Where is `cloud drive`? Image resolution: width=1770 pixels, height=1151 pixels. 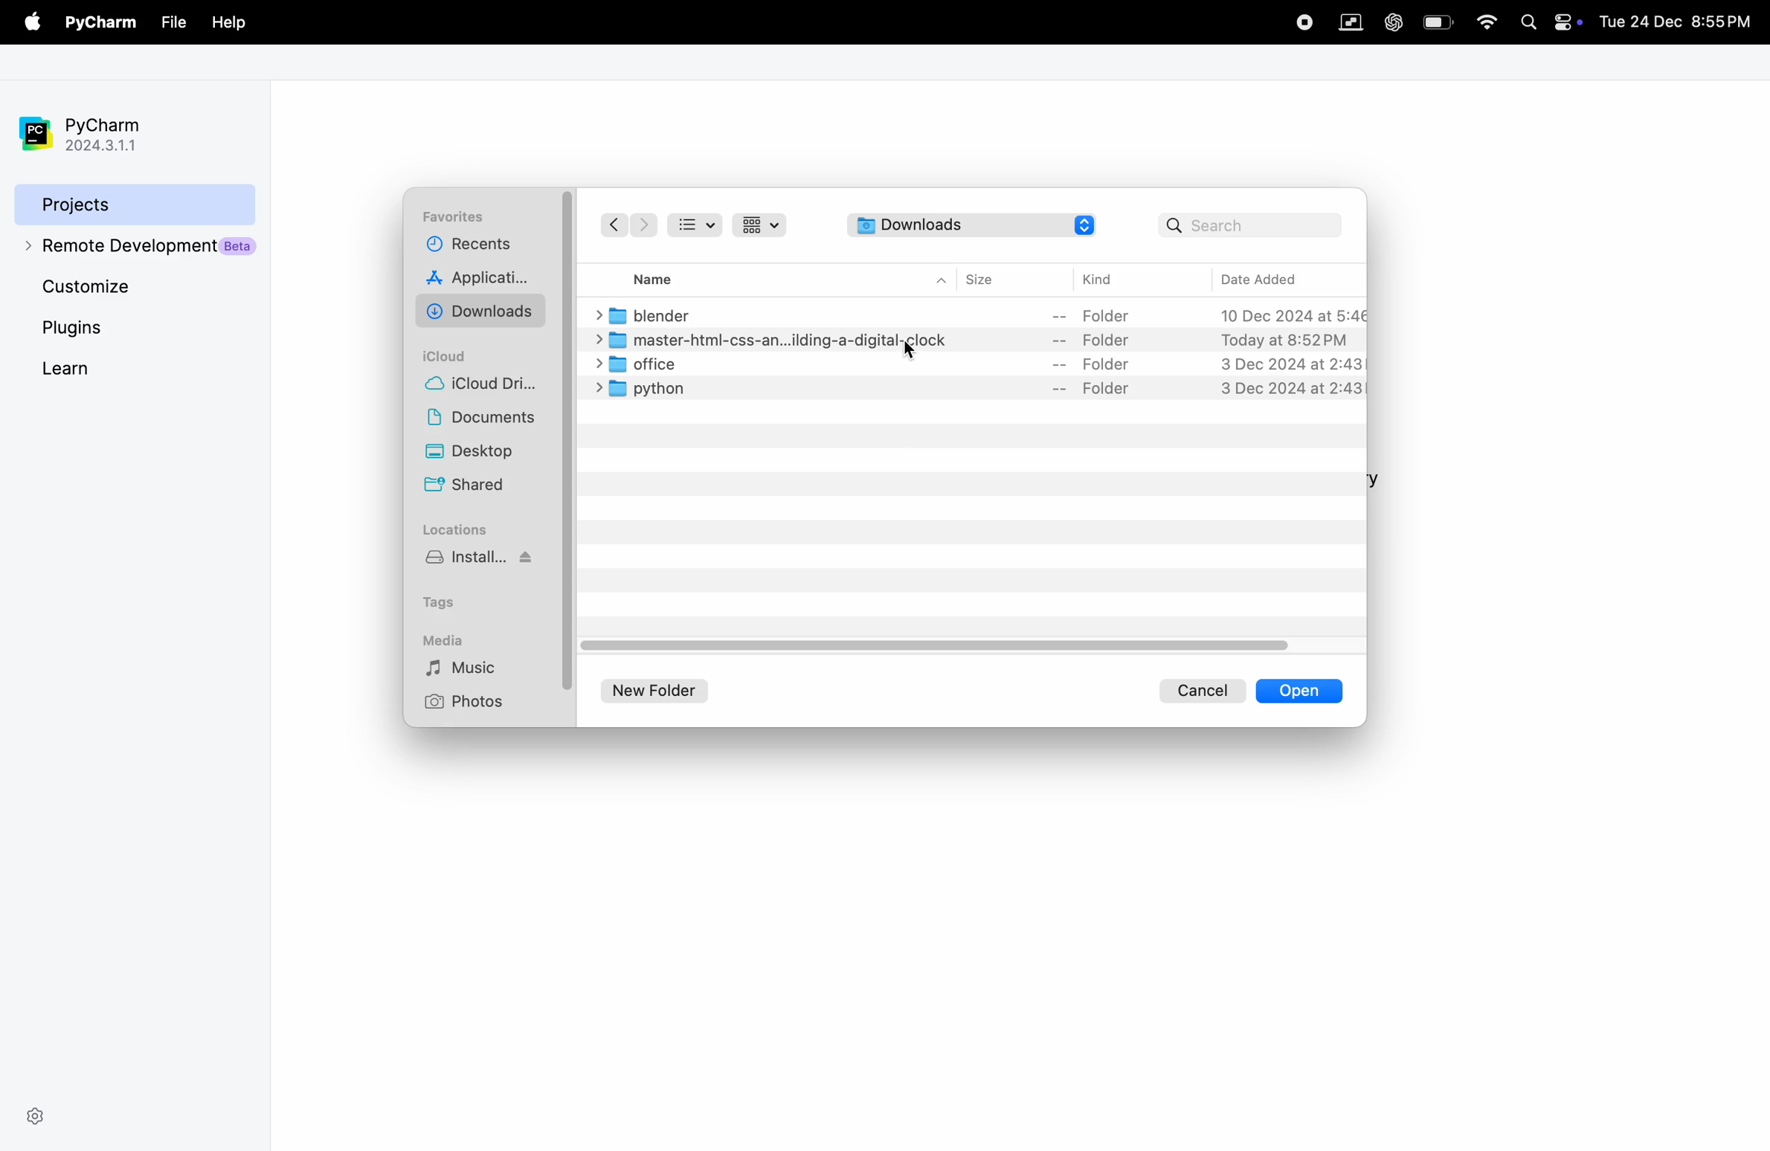 cloud drive is located at coordinates (488, 387).